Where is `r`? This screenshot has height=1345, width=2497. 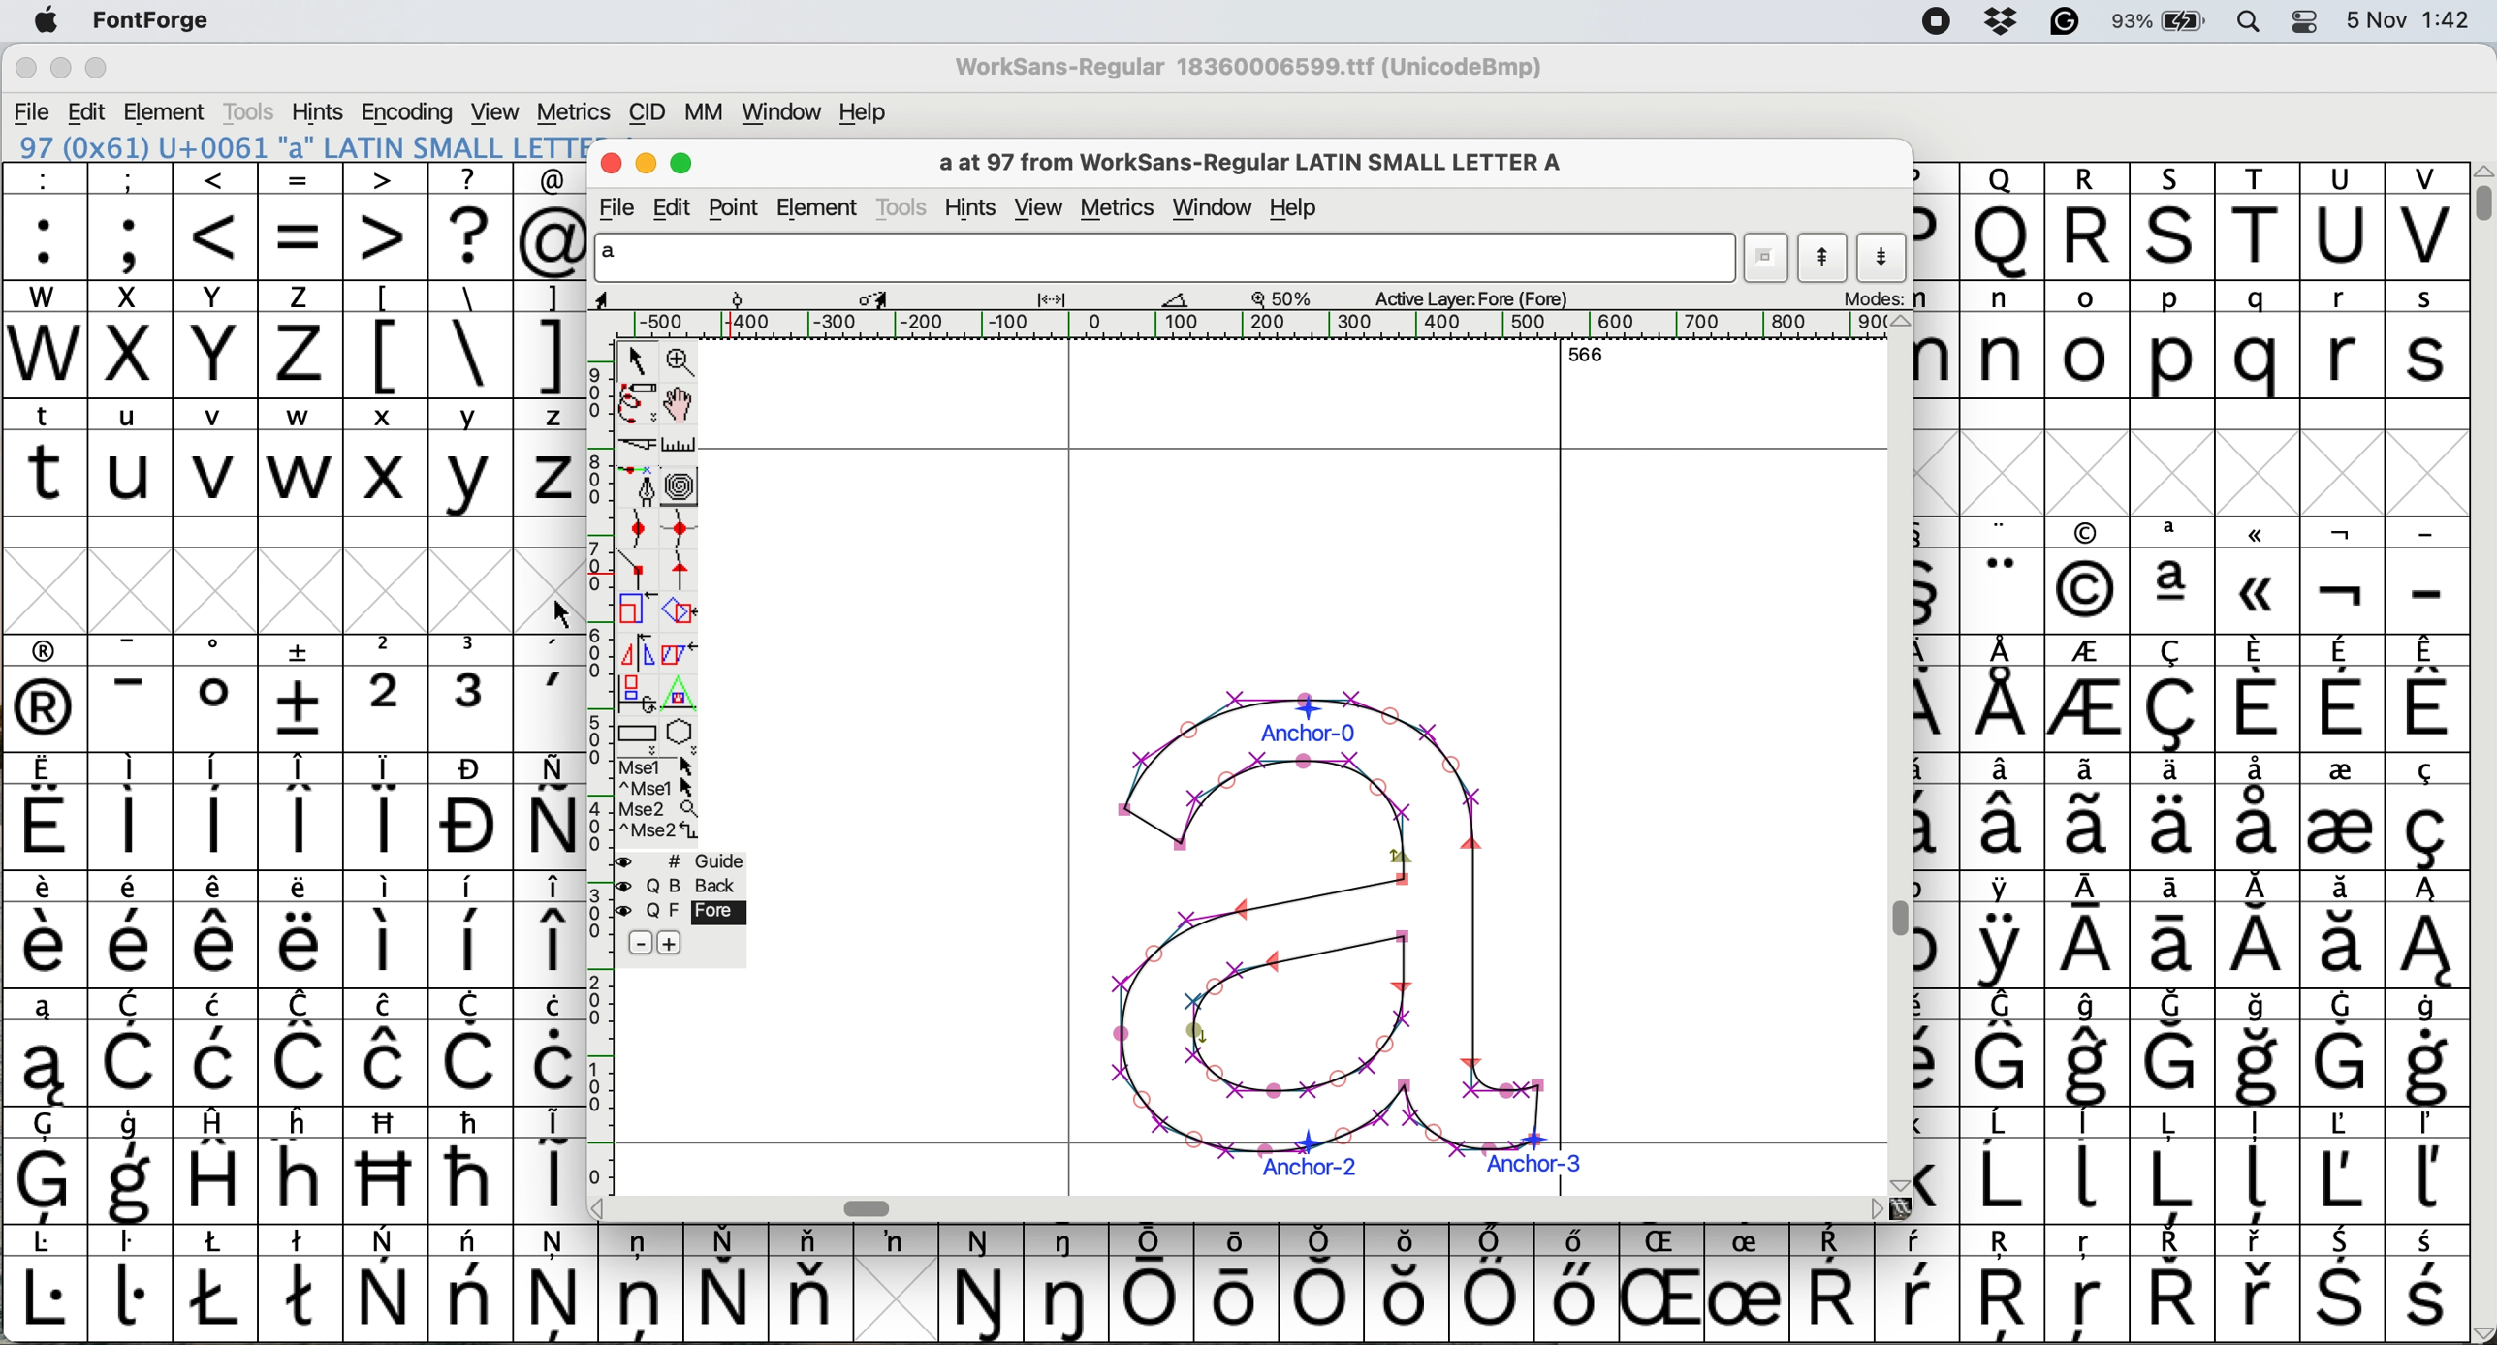 r is located at coordinates (2340, 340).